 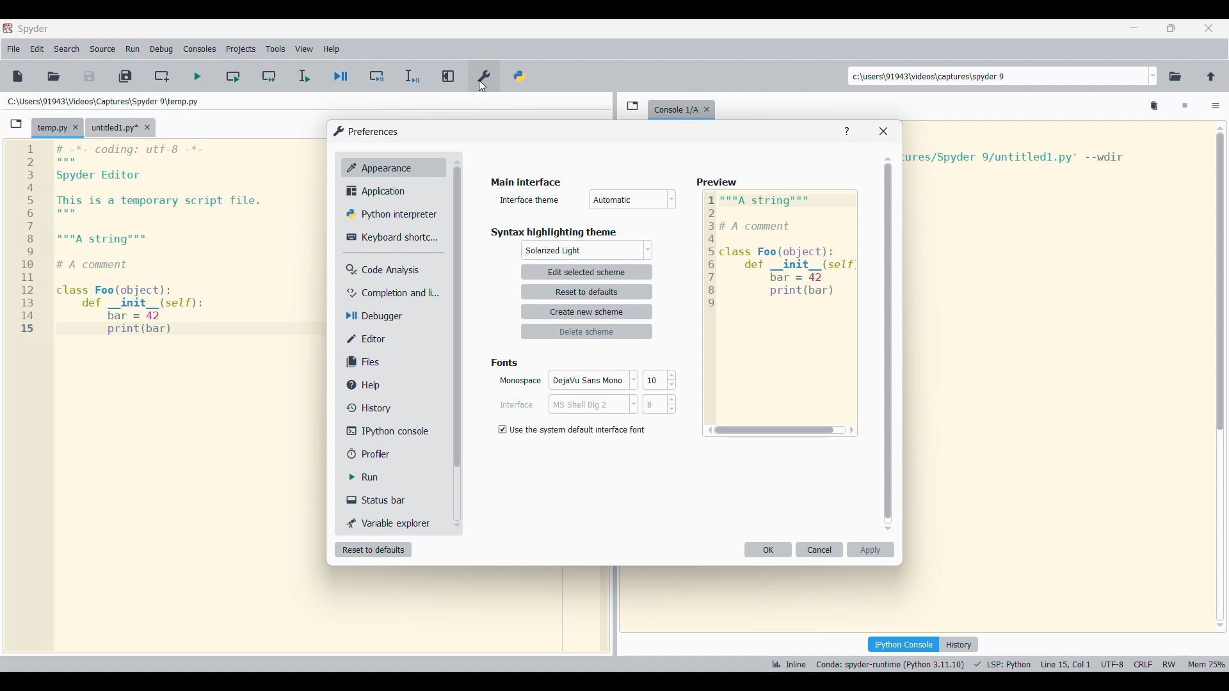 I want to click on PYTHONPATH manager, so click(x=520, y=75).